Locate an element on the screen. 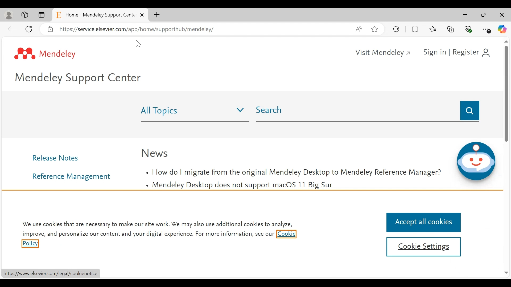  Search is located at coordinates (356, 112).